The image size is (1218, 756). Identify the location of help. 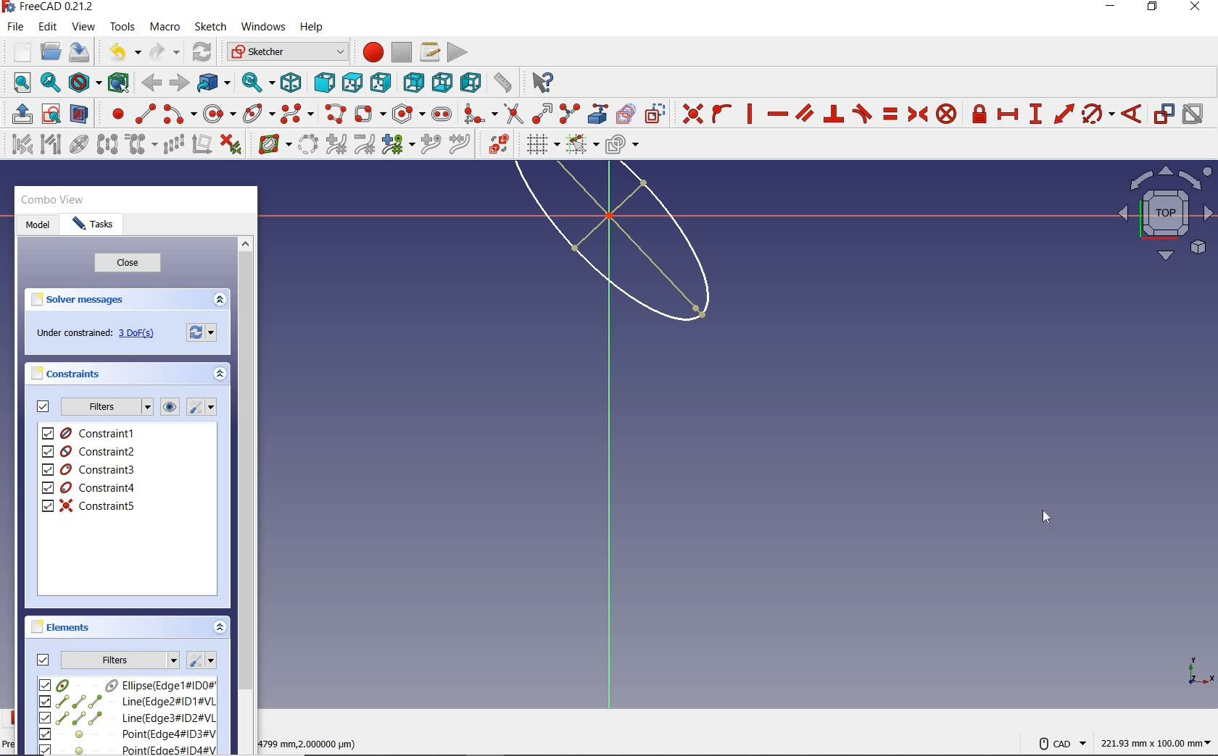
(311, 28).